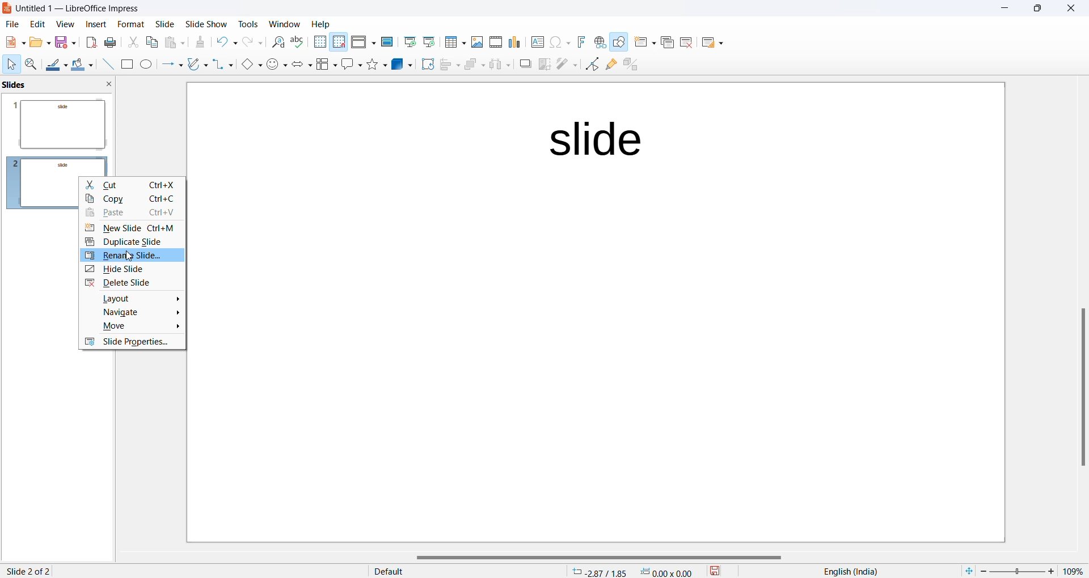  I want to click on close slide preview pane, so click(111, 85).